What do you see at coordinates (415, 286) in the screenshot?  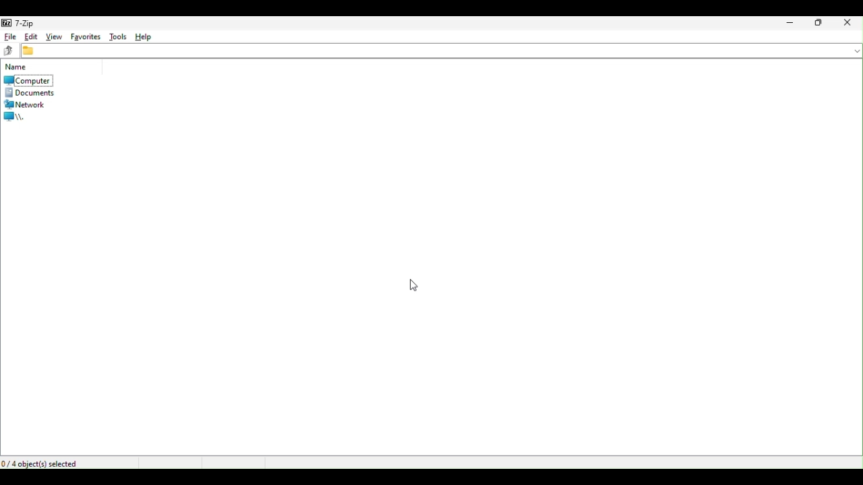 I see `cursor` at bounding box center [415, 286].